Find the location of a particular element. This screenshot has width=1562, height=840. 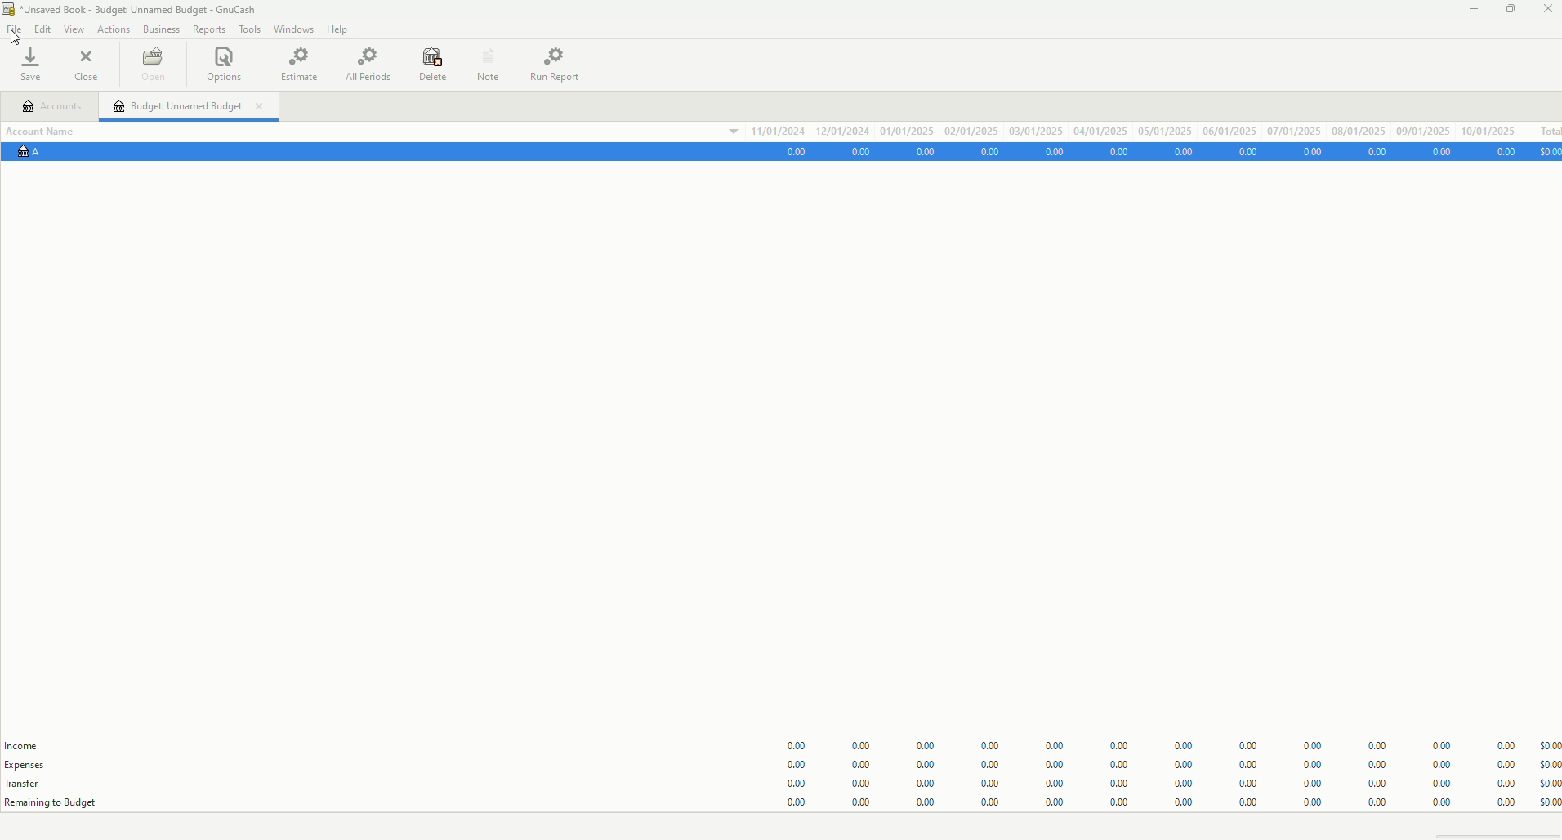

Restore is located at coordinates (1512, 11).